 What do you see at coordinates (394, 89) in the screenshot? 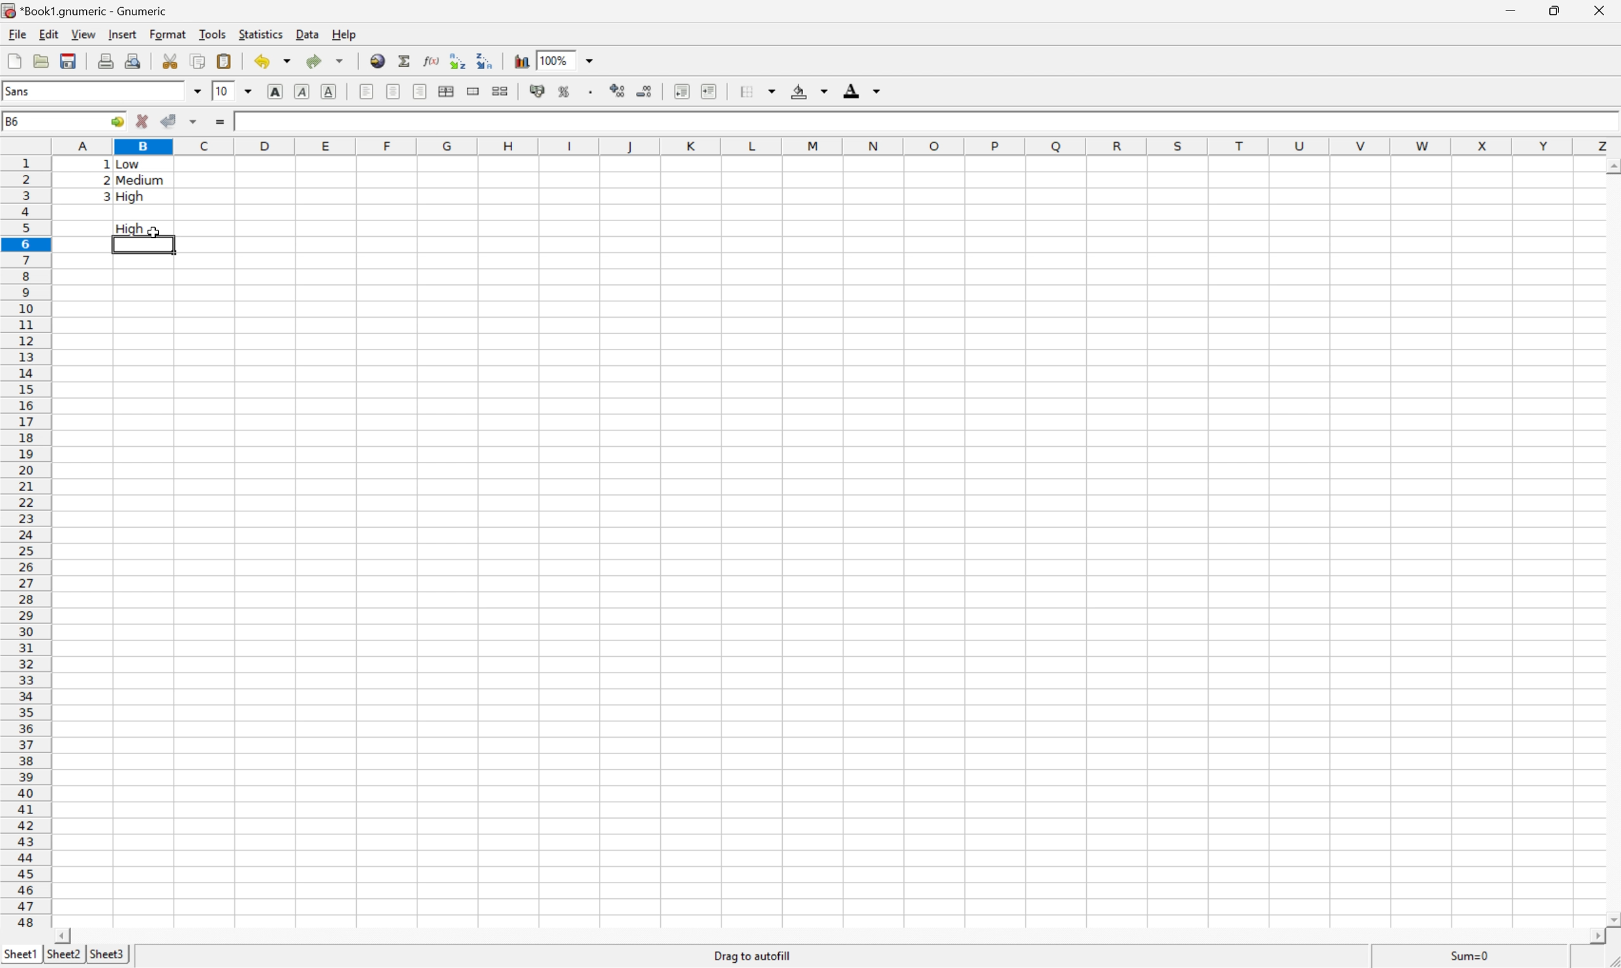
I see `Center horizontally` at bounding box center [394, 89].